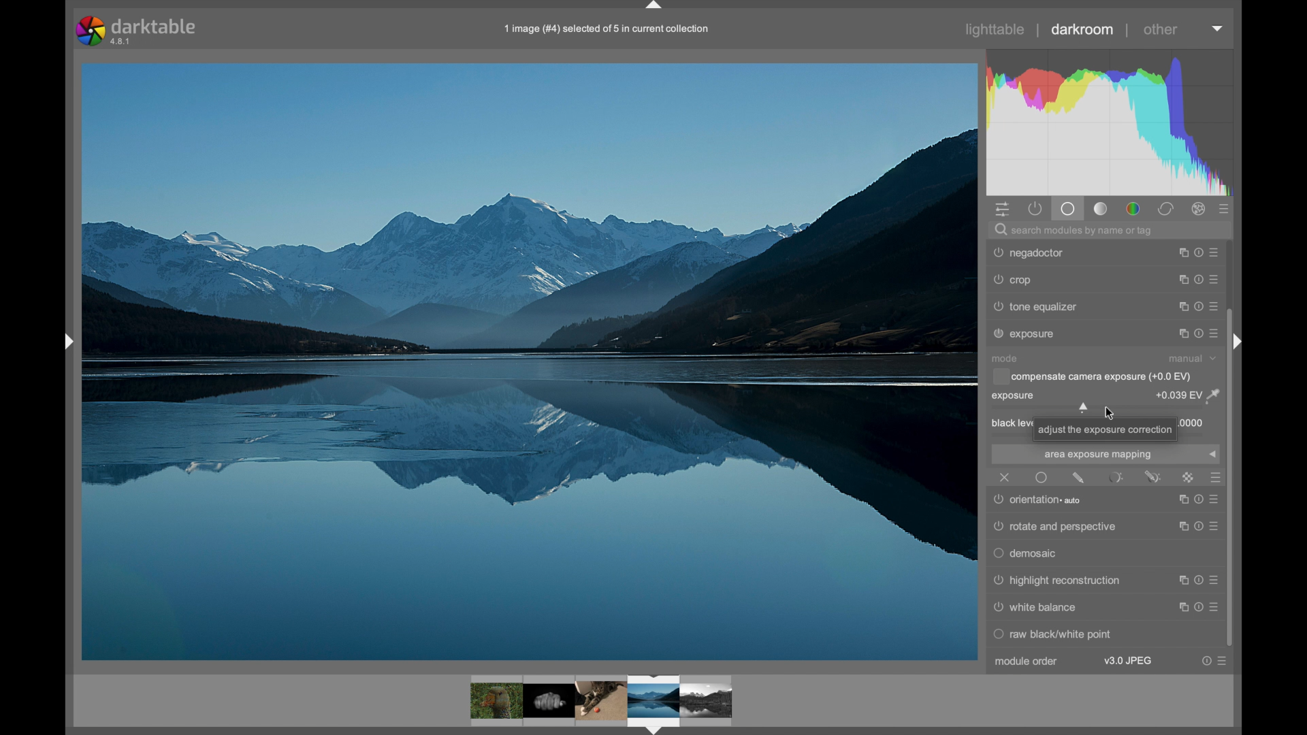  What do you see at coordinates (1109, 121) in the screenshot?
I see `histogram` at bounding box center [1109, 121].